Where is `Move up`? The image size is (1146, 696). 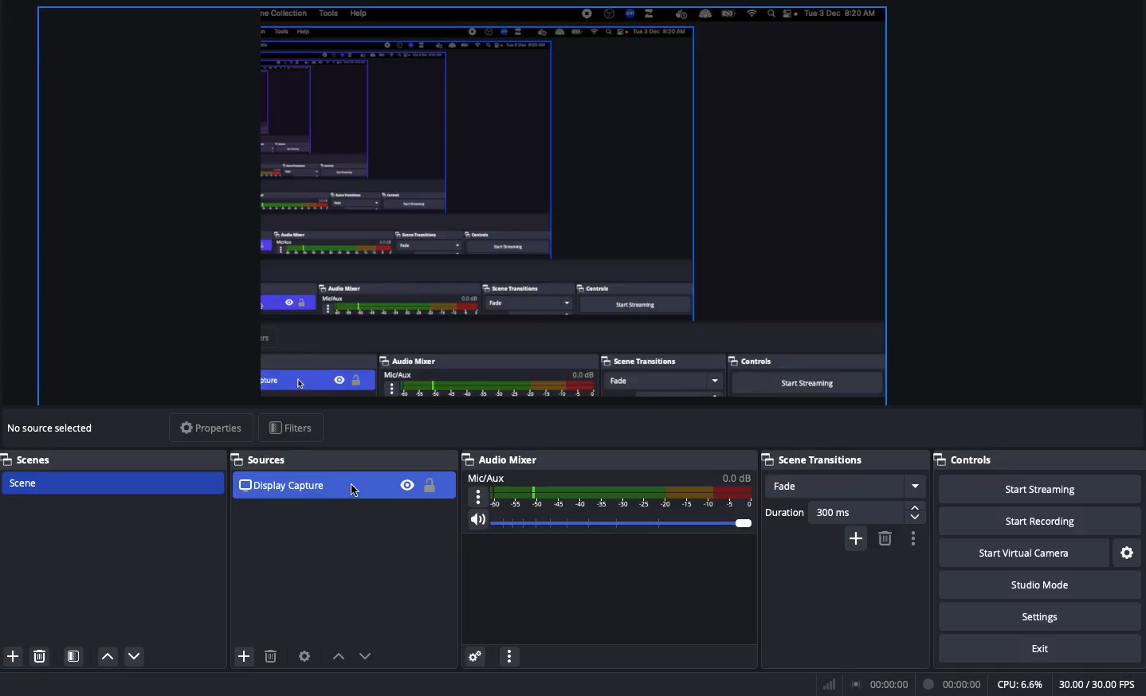 Move up is located at coordinates (109, 659).